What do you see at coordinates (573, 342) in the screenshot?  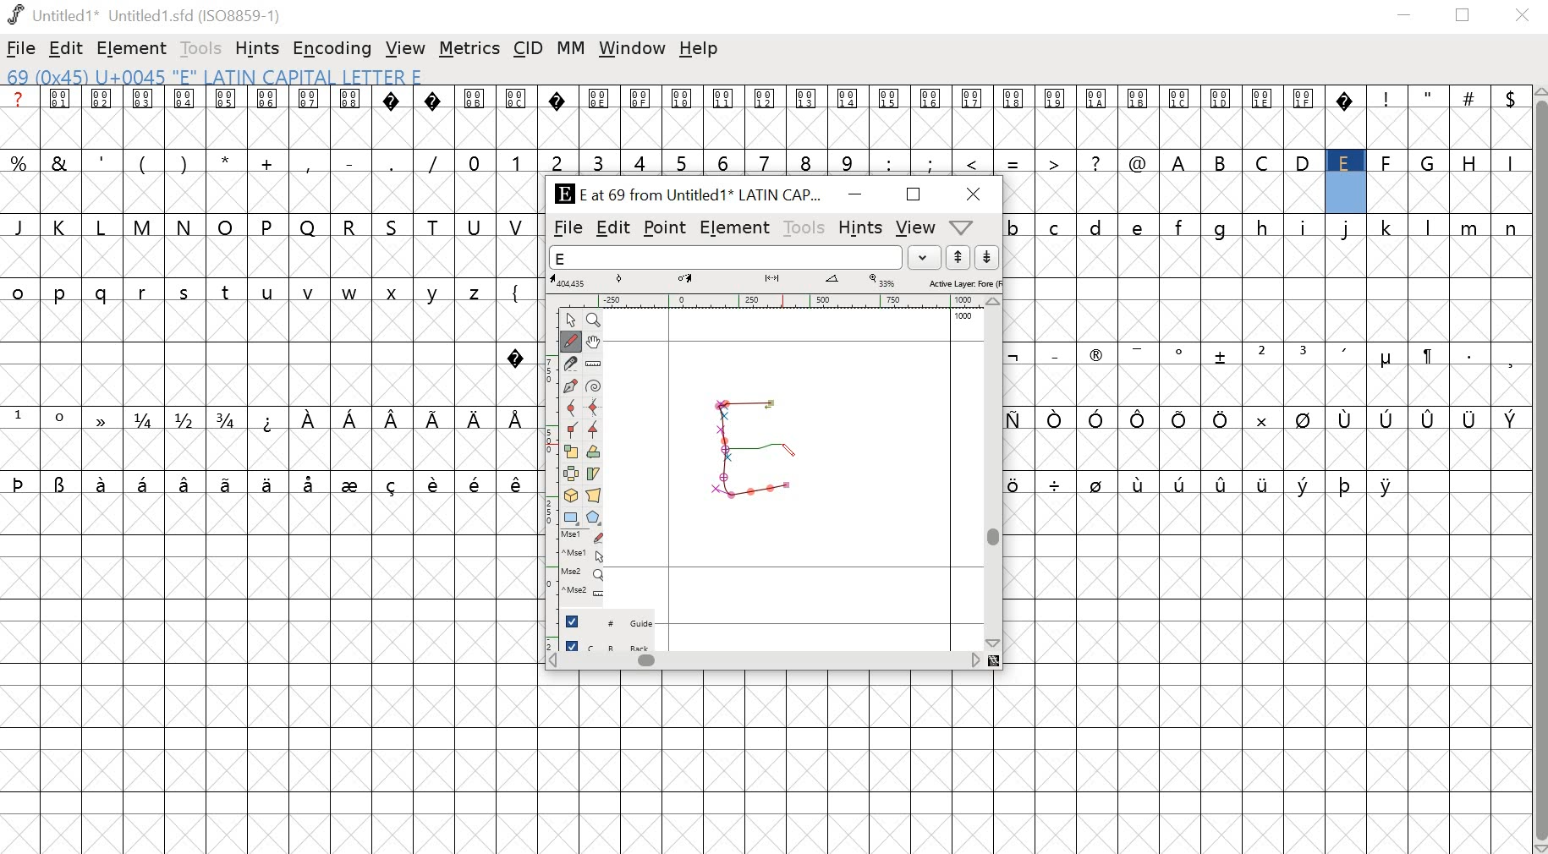 I see `Freehand` at bounding box center [573, 342].